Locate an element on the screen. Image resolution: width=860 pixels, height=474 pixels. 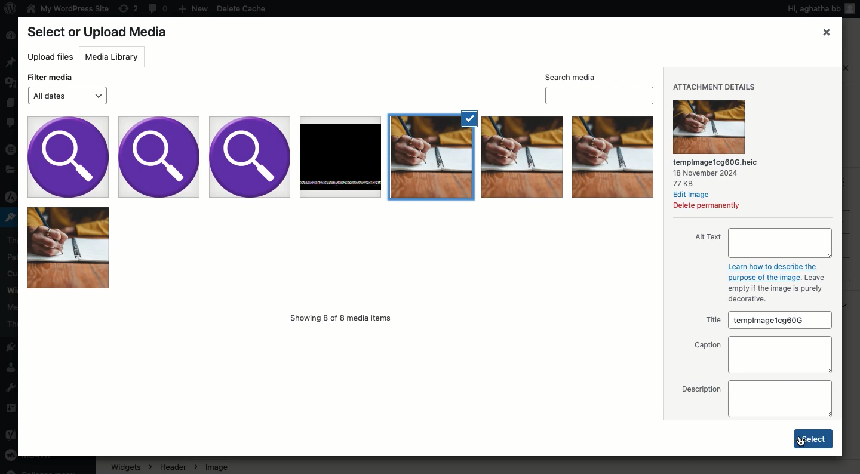
Cursor is located at coordinates (800, 443).